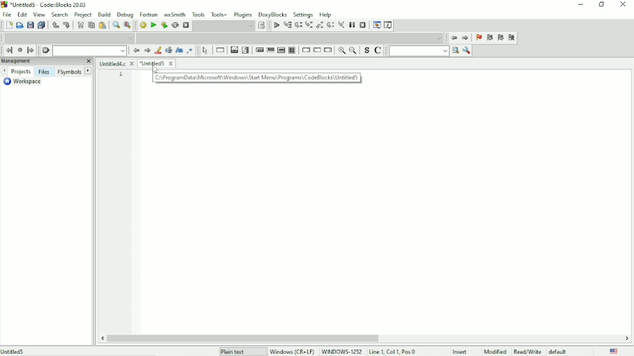  What do you see at coordinates (229, 351) in the screenshot?
I see `C/C++` at bounding box center [229, 351].